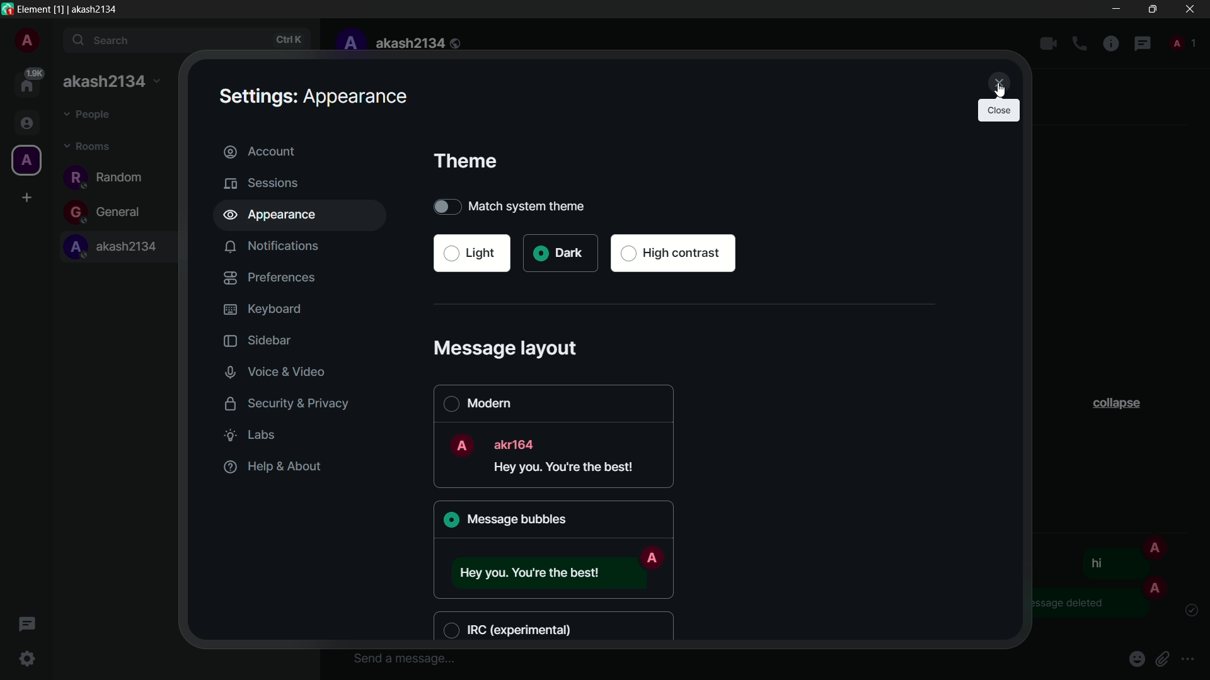 The image size is (1210, 680). What do you see at coordinates (1118, 9) in the screenshot?
I see `minimize` at bounding box center [1118, 9].